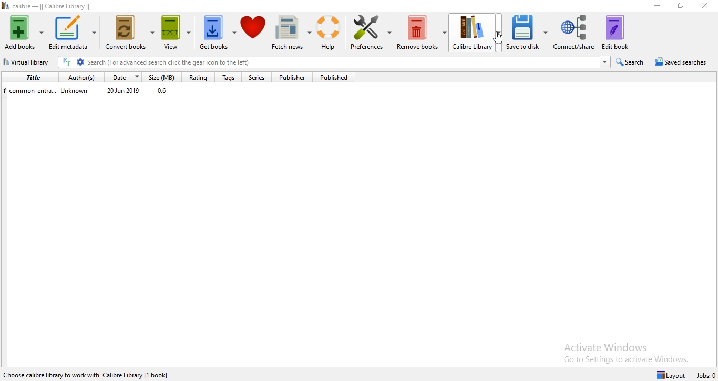  What do you see at coordinates (67, 62) in the screenshot?
I see `Search the full text of all books in the library, not just their metadata` at bounding box center [67, 62].